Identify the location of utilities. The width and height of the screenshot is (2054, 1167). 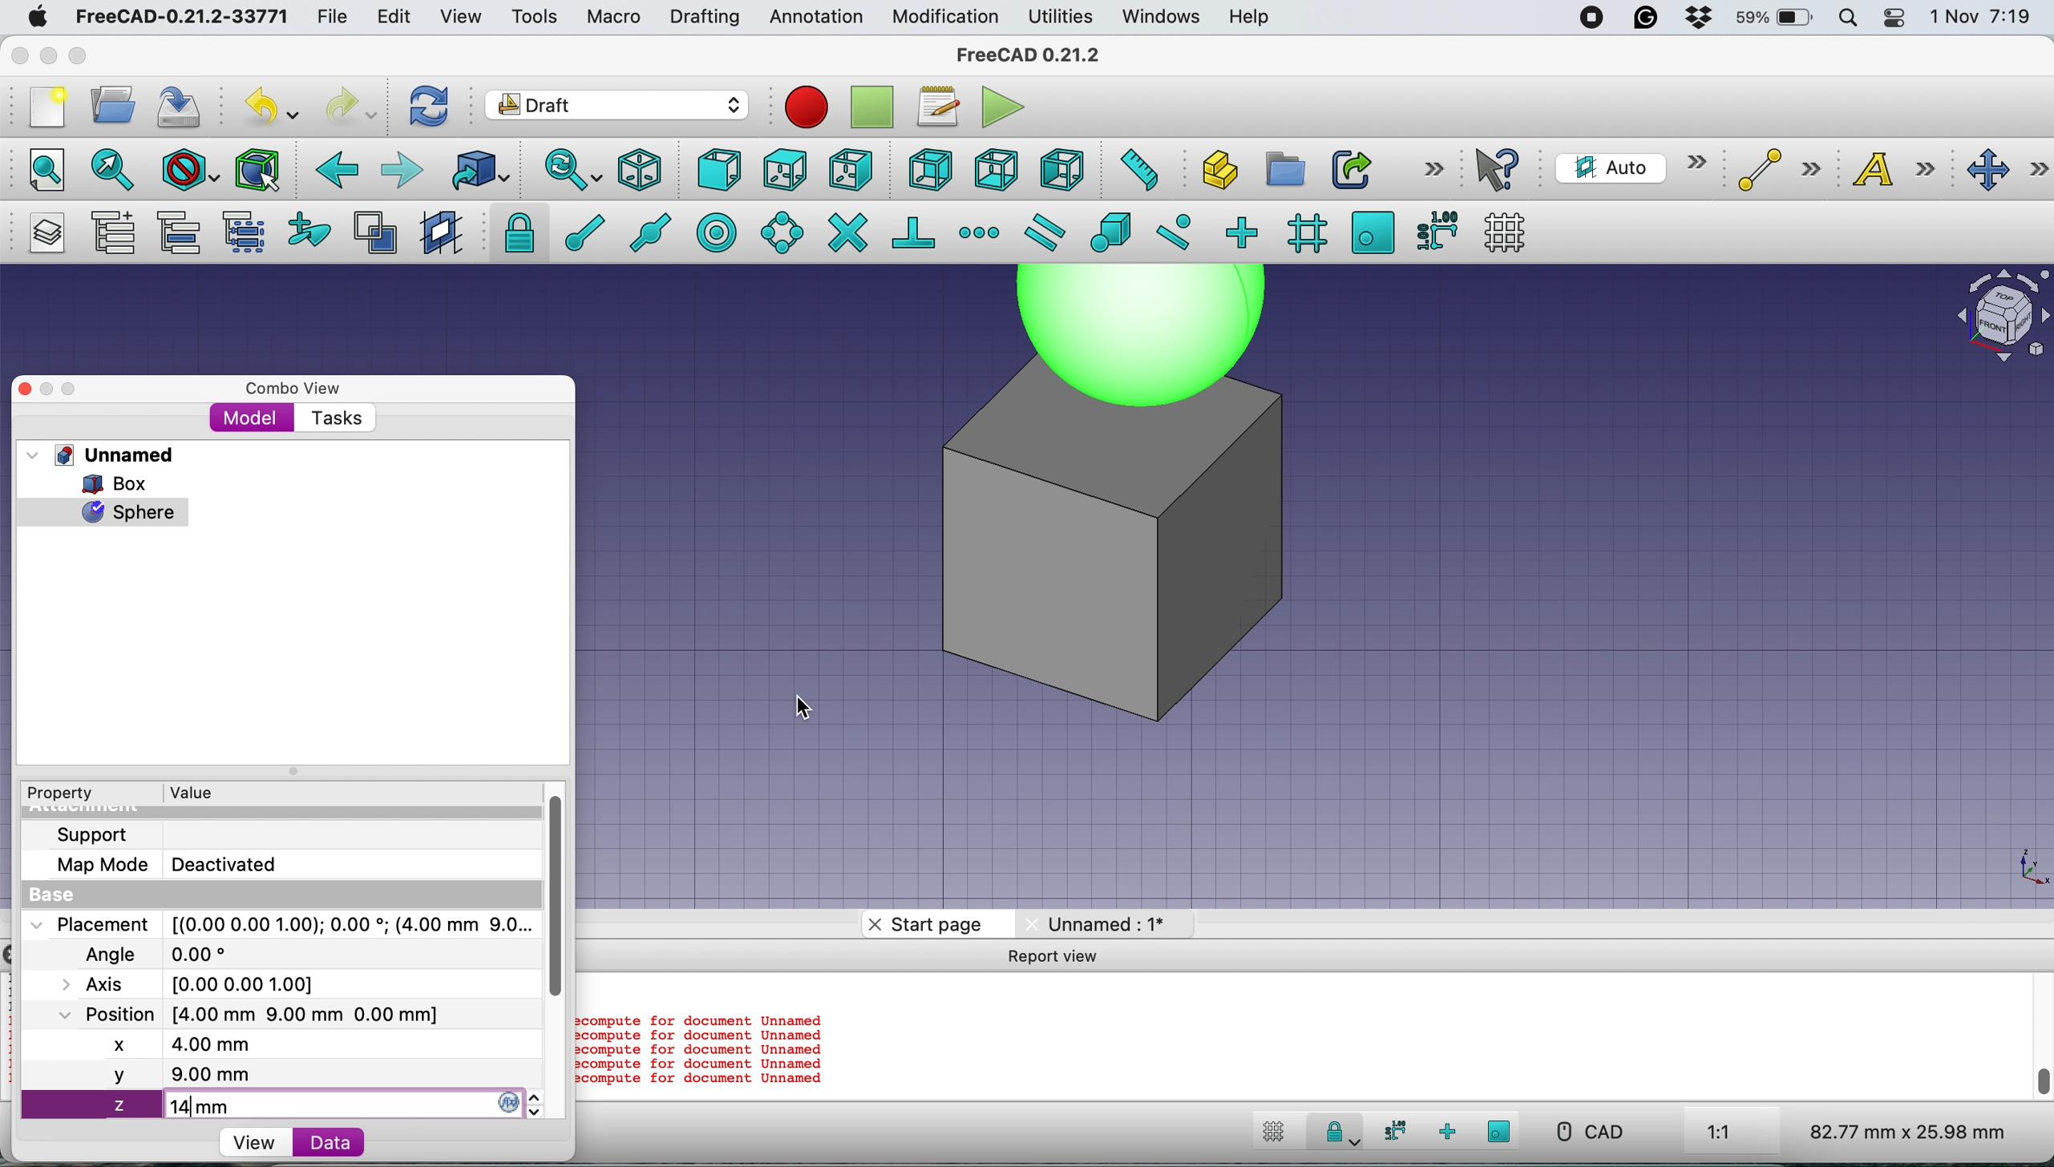
(1062, 18).